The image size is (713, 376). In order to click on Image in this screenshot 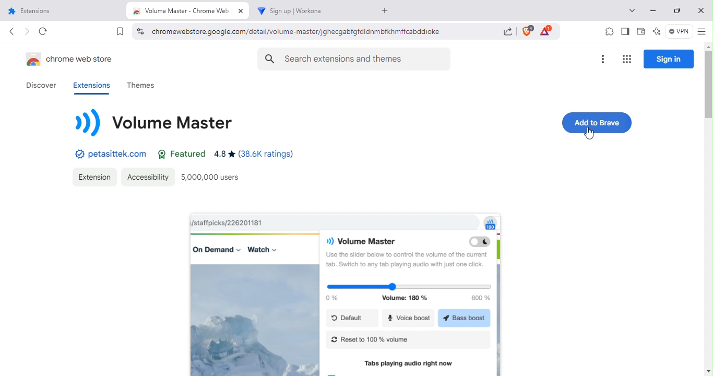, I will do `click(345, 292)`.